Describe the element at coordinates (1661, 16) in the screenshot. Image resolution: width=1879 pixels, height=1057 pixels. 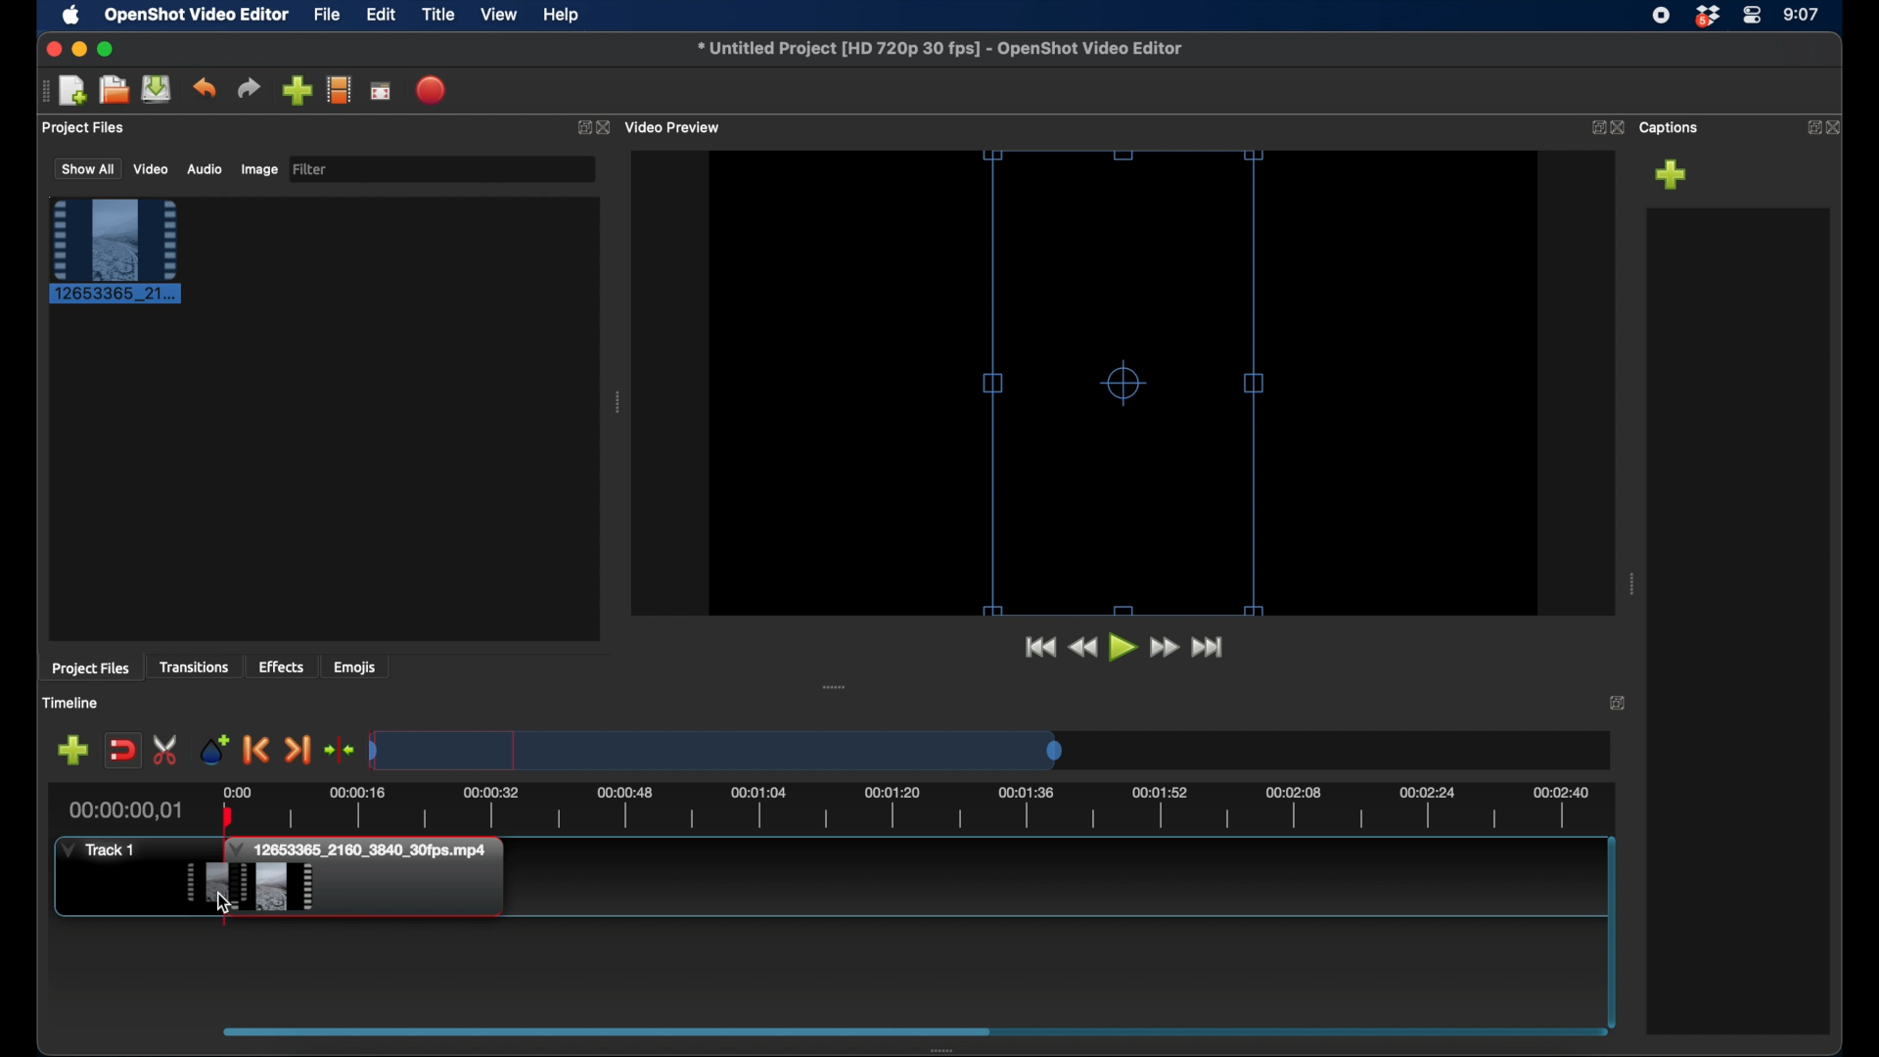
I see `screen recorder icon` at that location.